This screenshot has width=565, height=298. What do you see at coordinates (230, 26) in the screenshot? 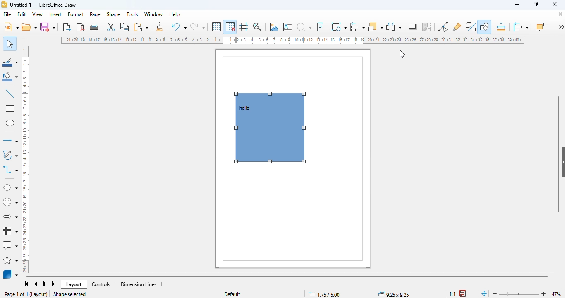
I see `snap to grid` at bounding box center [230, 26].